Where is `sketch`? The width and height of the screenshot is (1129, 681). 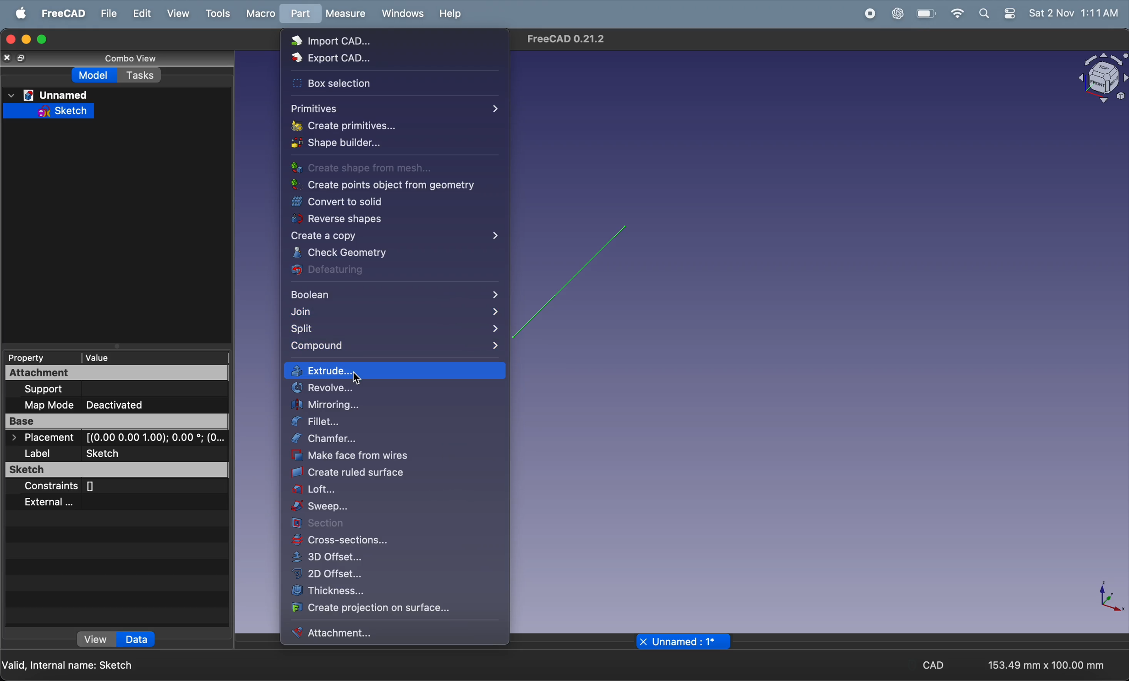
sketch is located at coordinates (105, 454).